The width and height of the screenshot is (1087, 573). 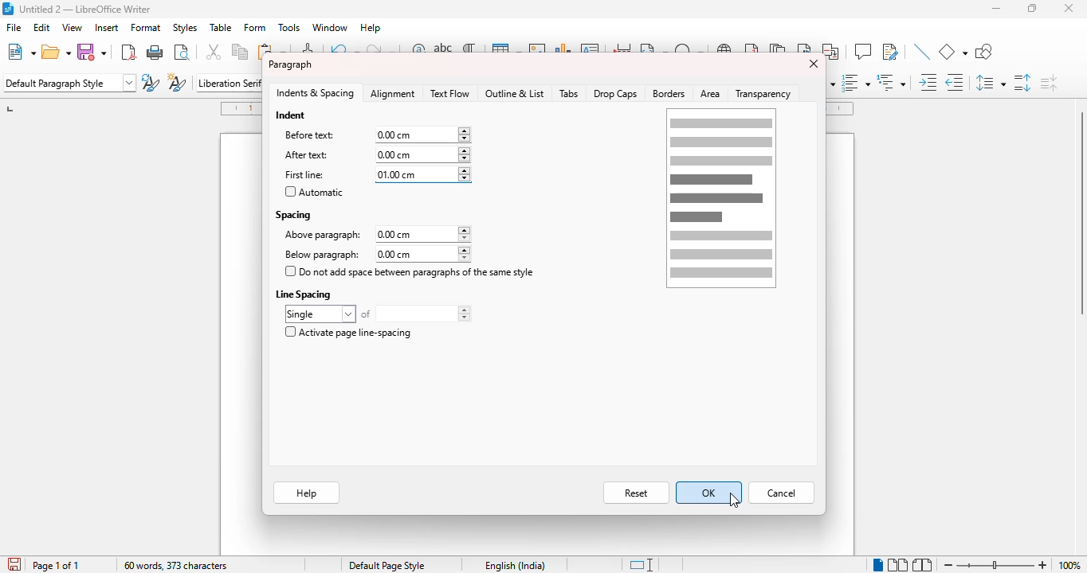 I want to click on logo, so click(x=7, y=9).